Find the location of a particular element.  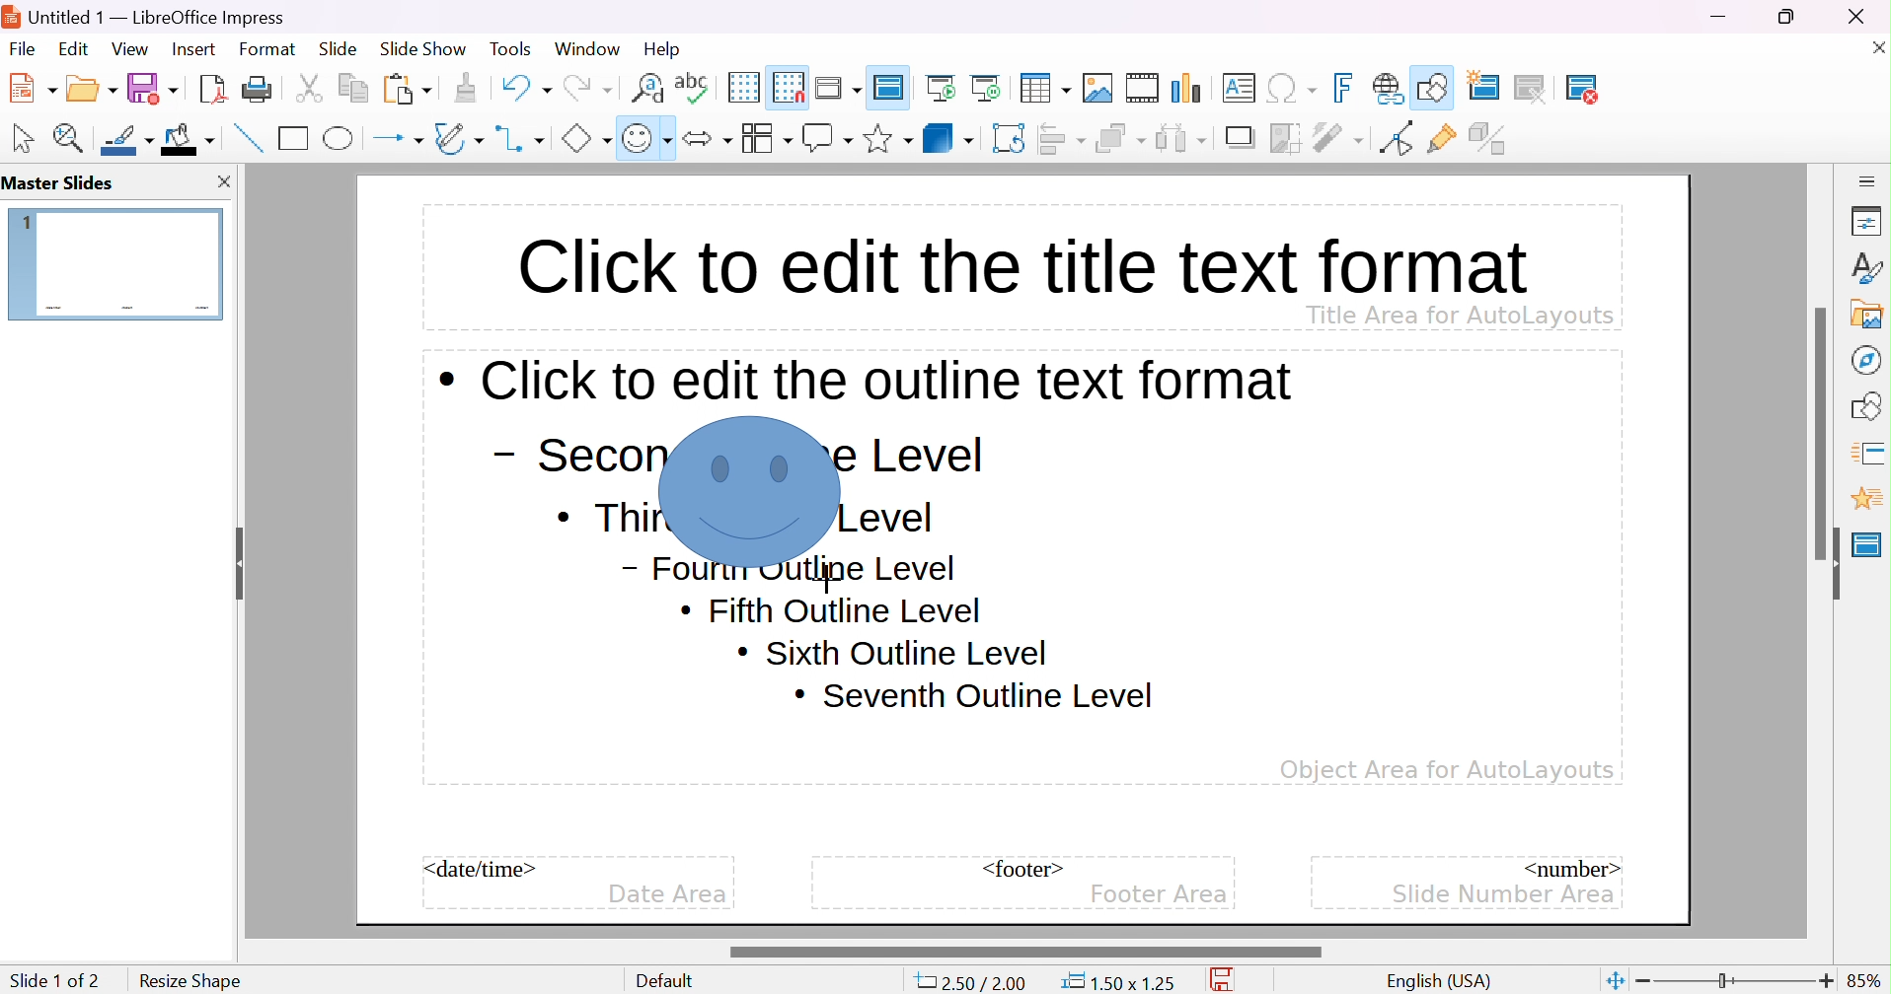

styles is located at coordinates (1868, 267).